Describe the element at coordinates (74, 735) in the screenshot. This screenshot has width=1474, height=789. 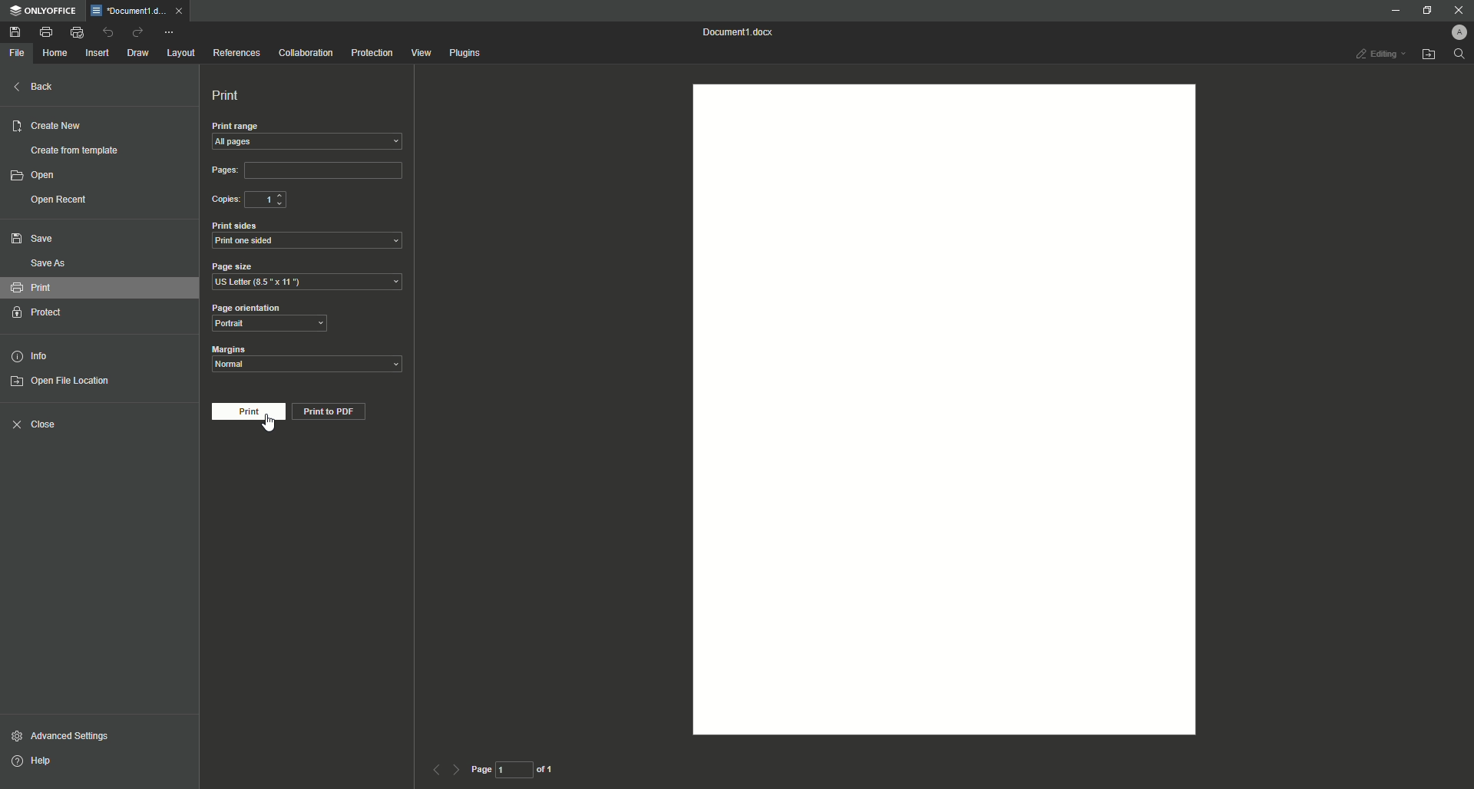
I see `advanced settings` at that location.